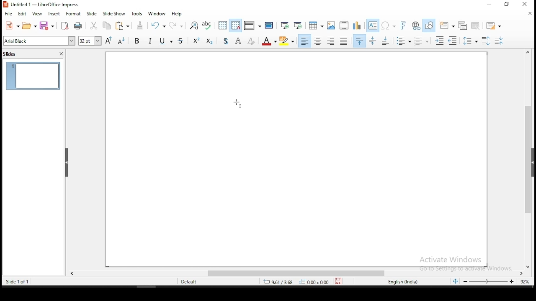  I want to click on open, so click(29, 26).